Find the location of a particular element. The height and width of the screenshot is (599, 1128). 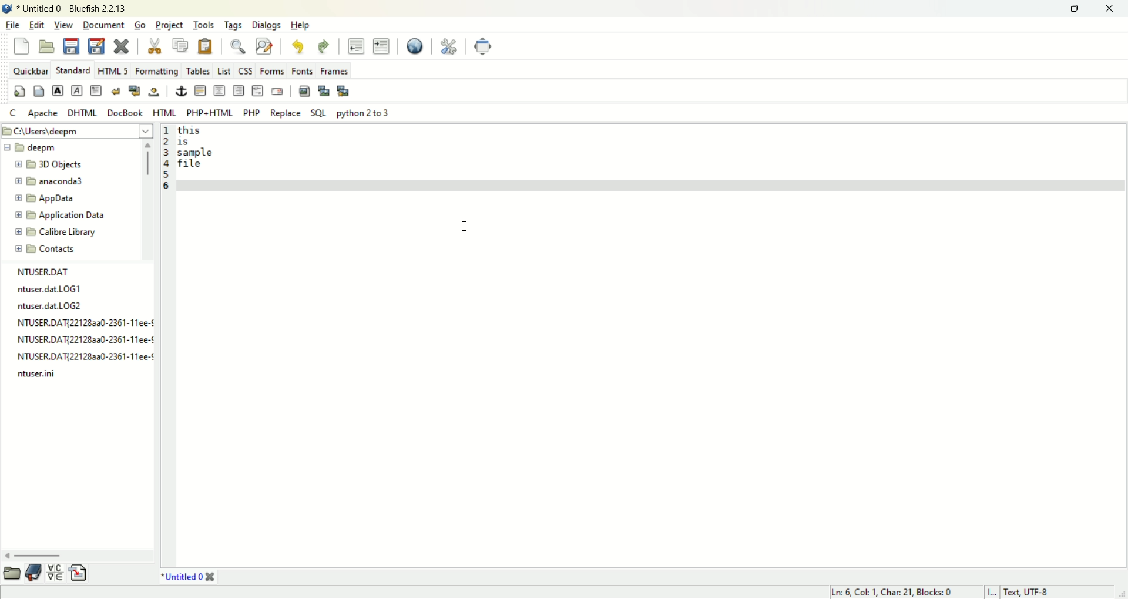

edit preferences is located at coordinates (452, 46).